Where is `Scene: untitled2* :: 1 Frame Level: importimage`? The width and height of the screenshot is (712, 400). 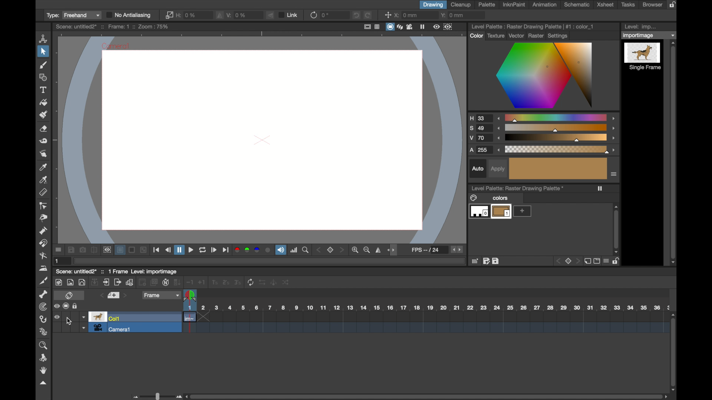
Scene: untitled2* :: 1 Frame Level: importimage is located at coordinates (116, 271).